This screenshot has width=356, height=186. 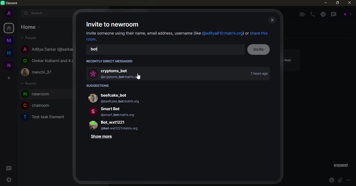 I want to click on info, so click(x=323, y=15).